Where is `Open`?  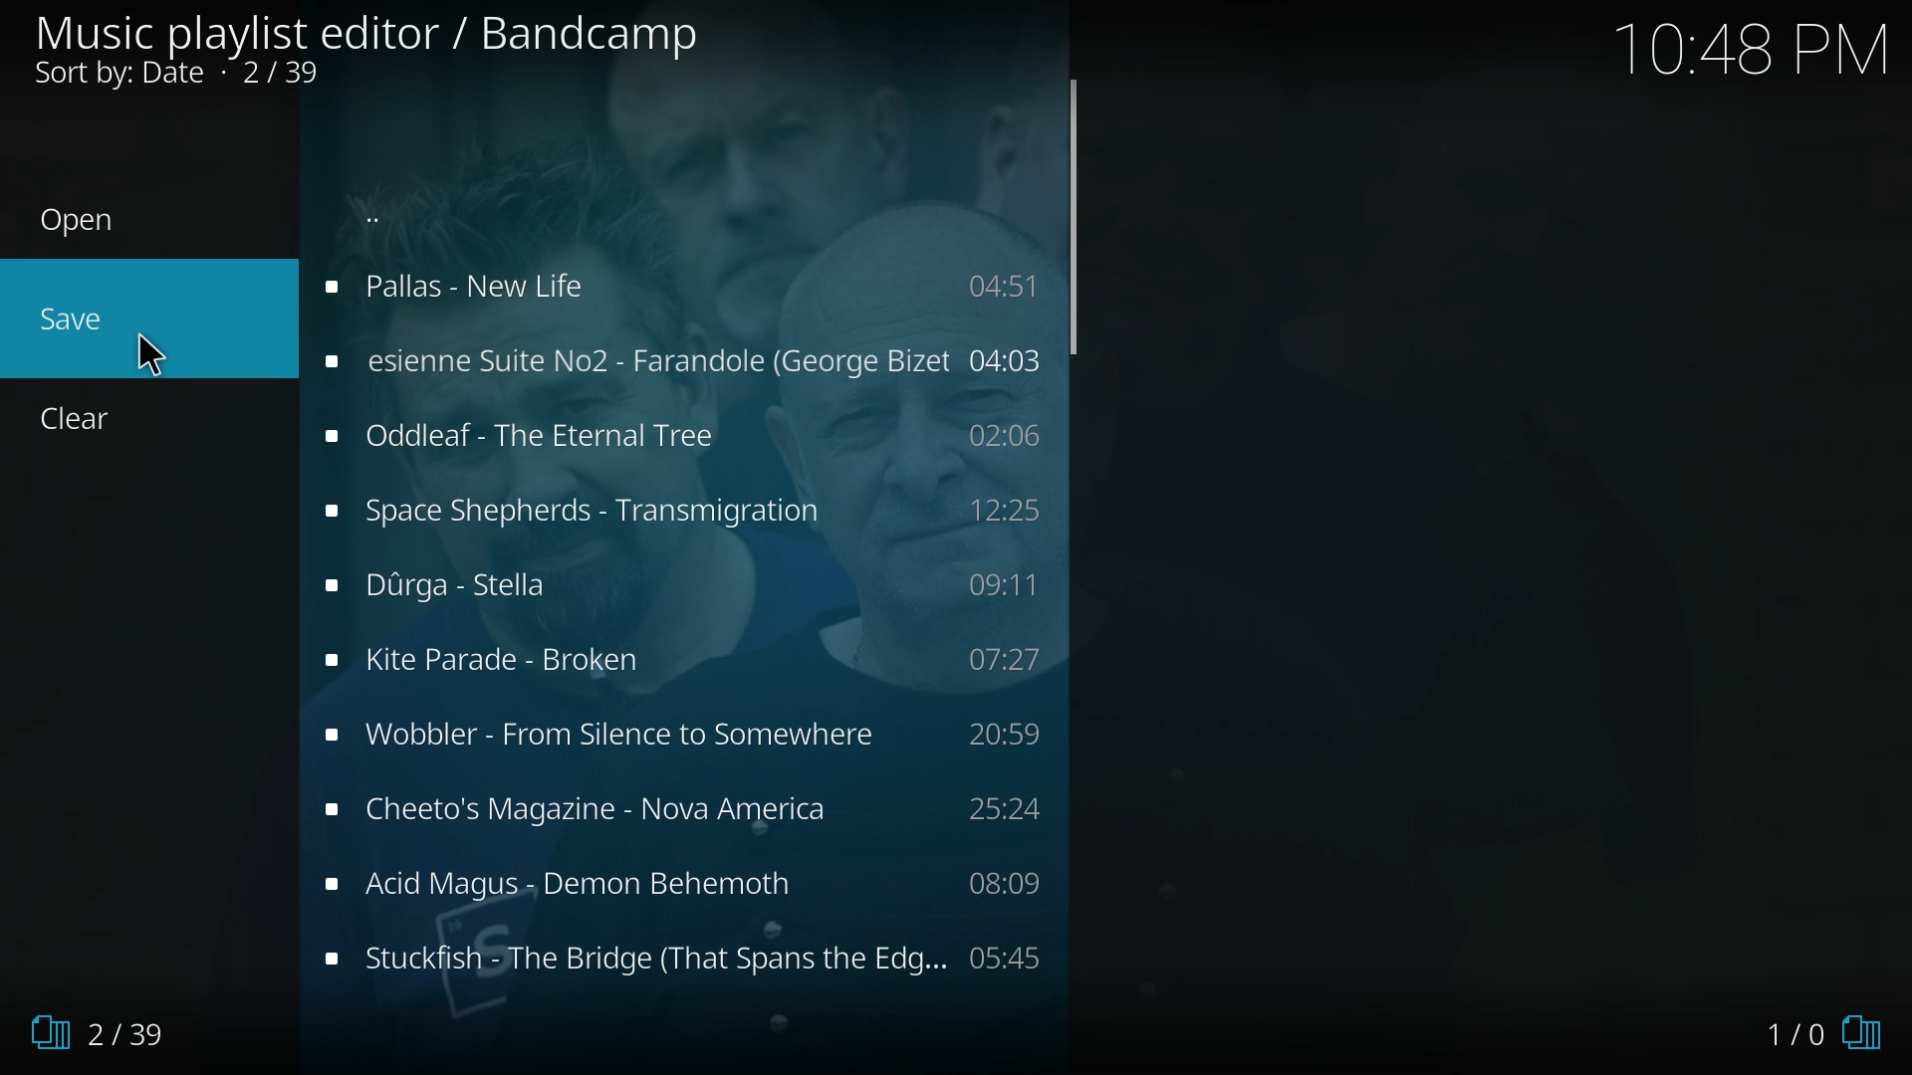
Open is located at coordinates (124, 223).